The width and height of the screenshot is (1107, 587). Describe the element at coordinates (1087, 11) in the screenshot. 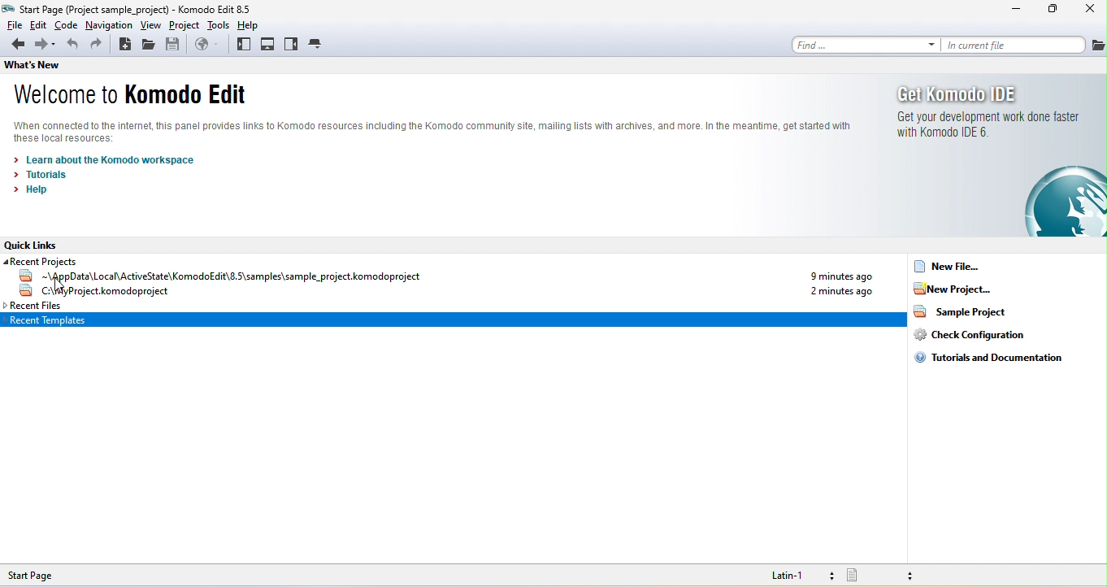

I see `close` at that location.